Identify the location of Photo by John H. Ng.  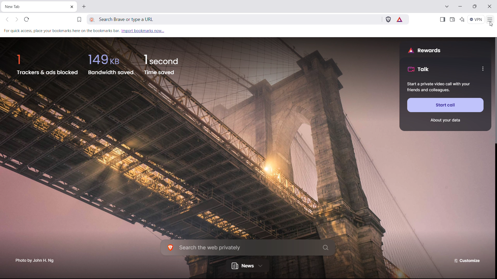
(34, 259).